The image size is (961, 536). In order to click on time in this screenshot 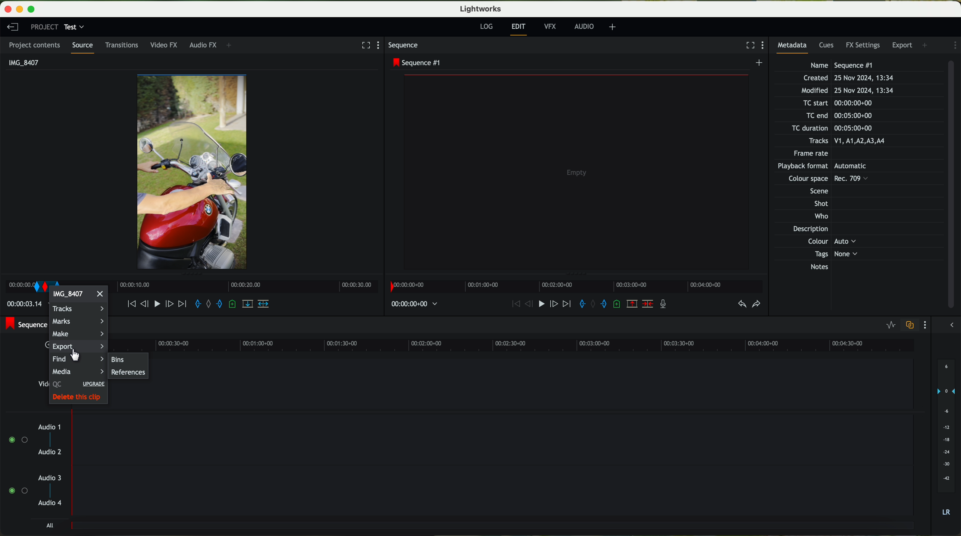, I will do `click(416, 304)`.